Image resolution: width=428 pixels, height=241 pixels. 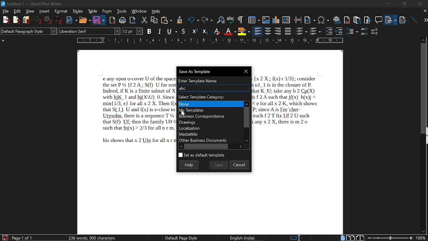 What do you see at coordinates (341, 31) in the screenshot?
I see `outline format options` at bounding box center [341, 31].